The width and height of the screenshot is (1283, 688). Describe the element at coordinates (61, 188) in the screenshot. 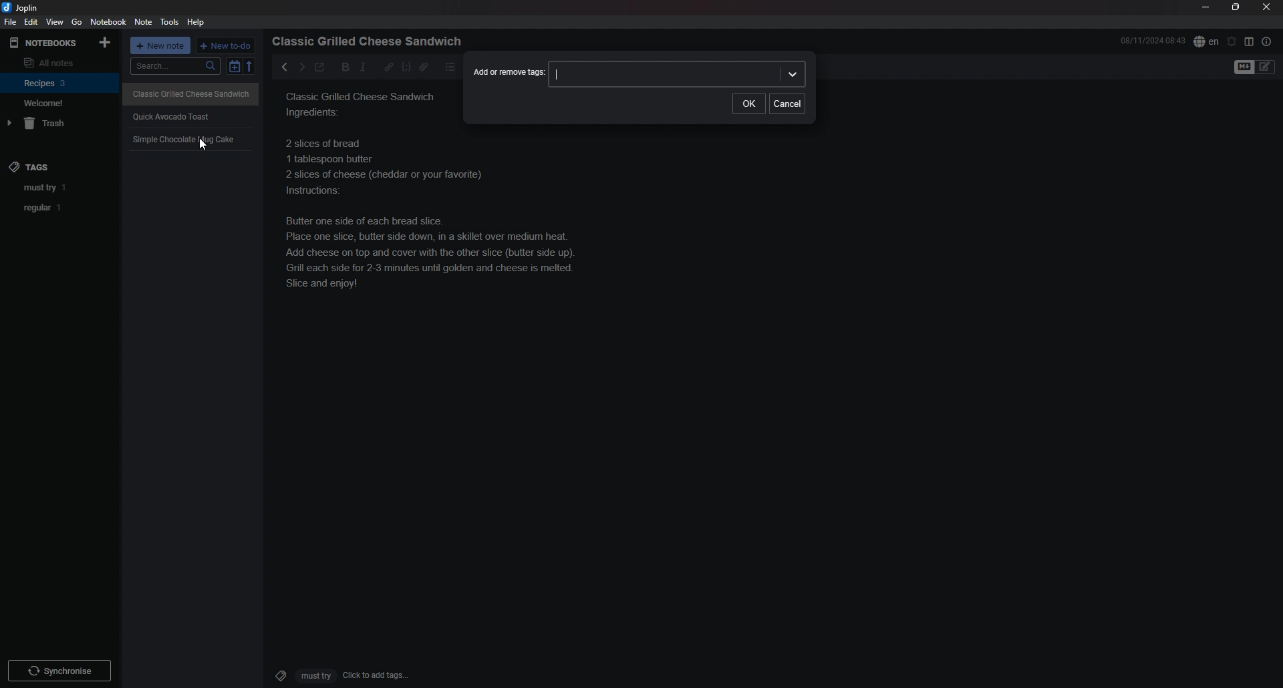

I see `tag` at that location.